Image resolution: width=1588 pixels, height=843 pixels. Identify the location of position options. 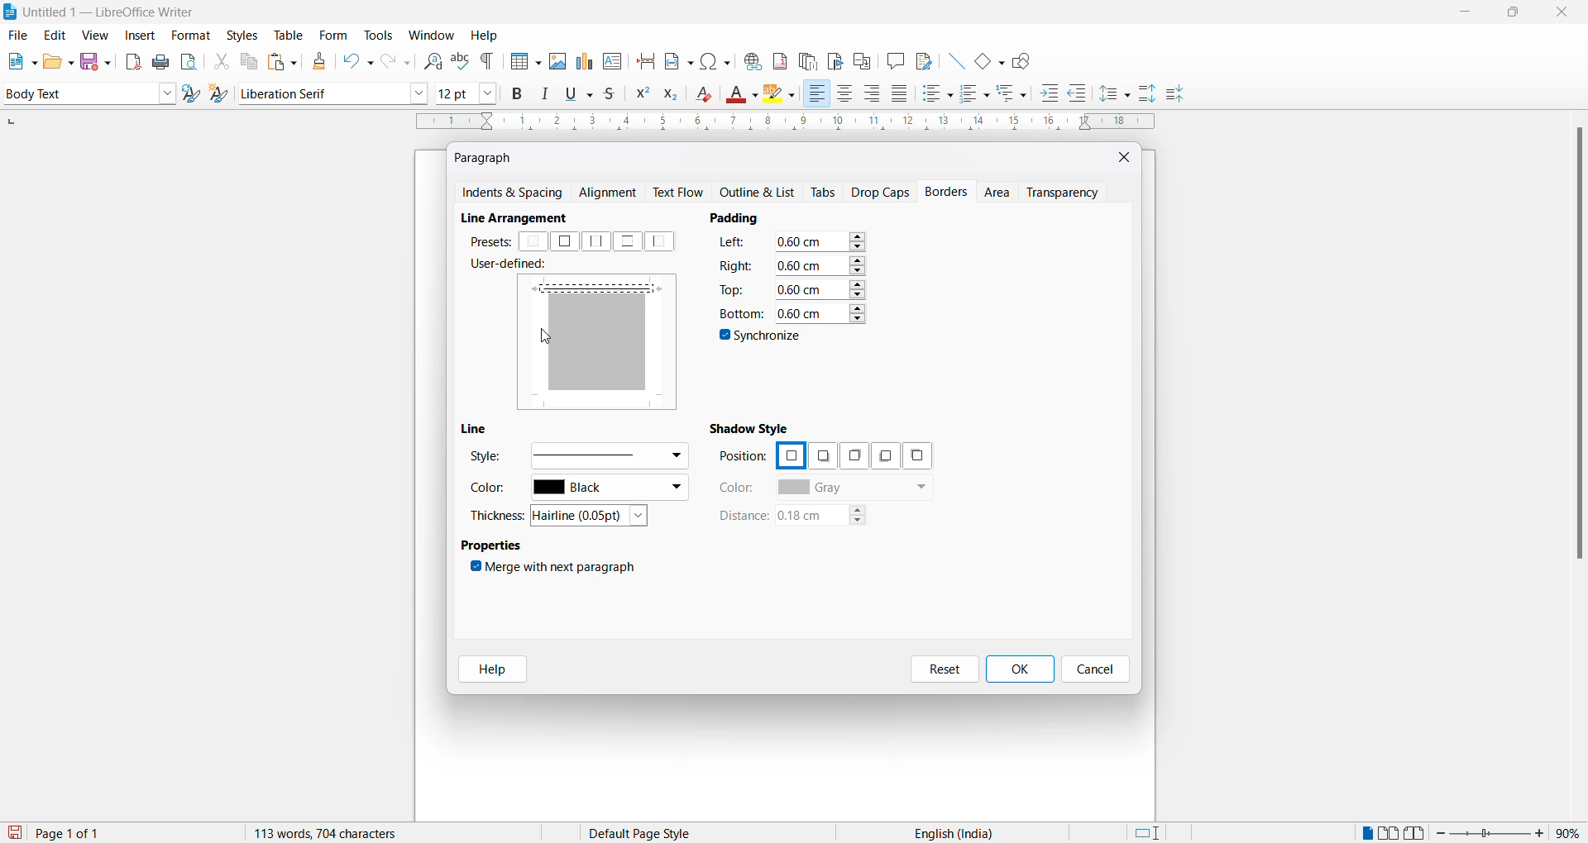
(822, 457).